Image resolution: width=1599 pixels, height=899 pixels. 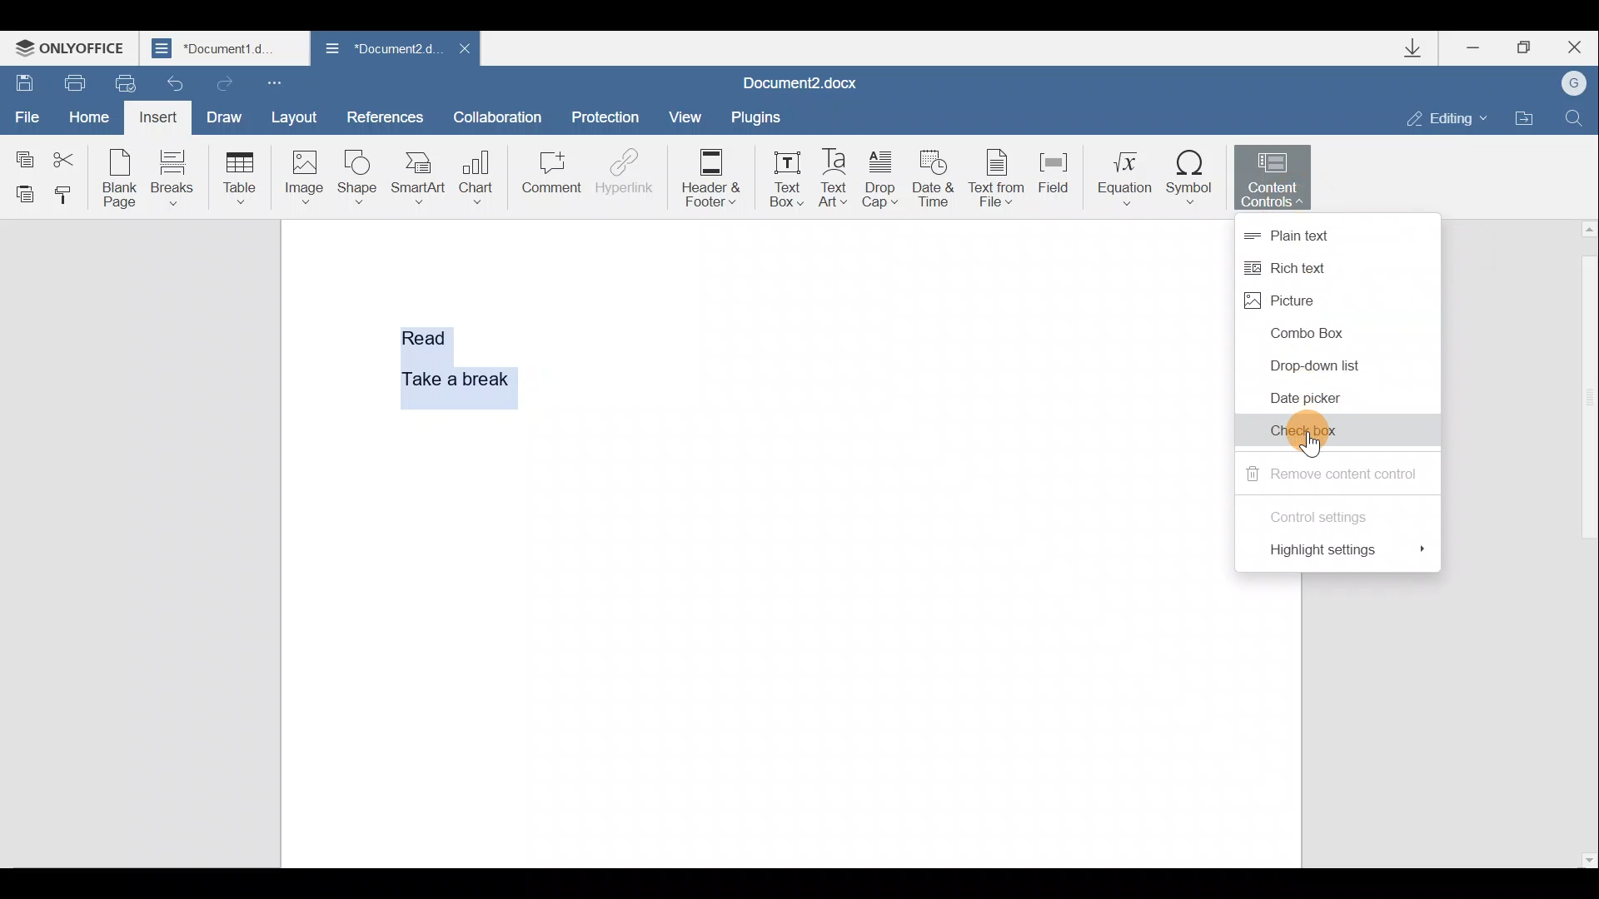 I want to click on Working area, so click(x=882, y=541).